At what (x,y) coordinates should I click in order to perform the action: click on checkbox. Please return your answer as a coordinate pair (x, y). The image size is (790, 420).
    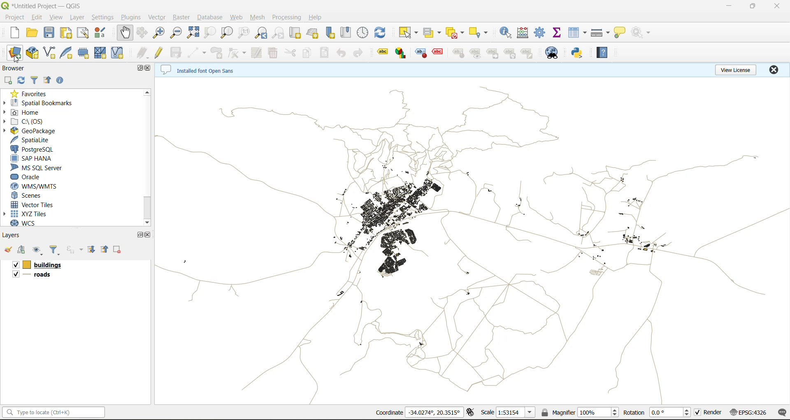
    Looking at the image, I should click on (15, 274).